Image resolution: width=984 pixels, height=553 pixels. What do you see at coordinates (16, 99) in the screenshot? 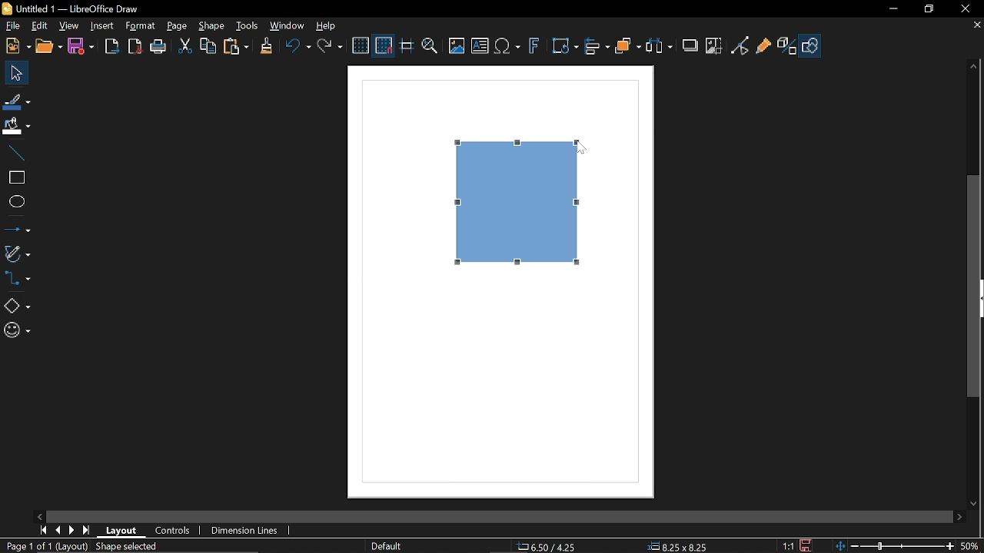
I see `Line color` at bounding box center [16, 99].